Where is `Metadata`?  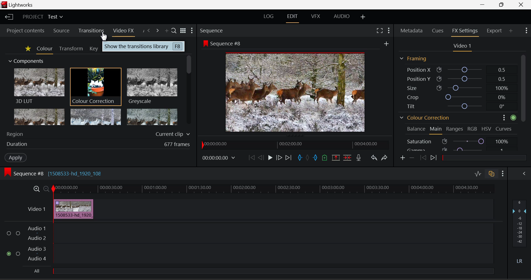
Metadata is located at coordinates (412, 31).